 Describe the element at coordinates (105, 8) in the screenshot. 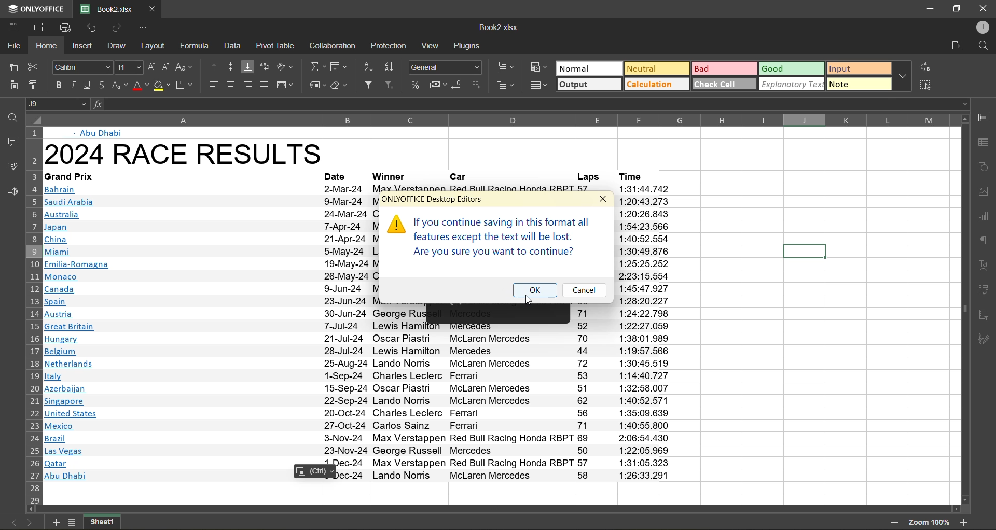

I see `filename` at that location.